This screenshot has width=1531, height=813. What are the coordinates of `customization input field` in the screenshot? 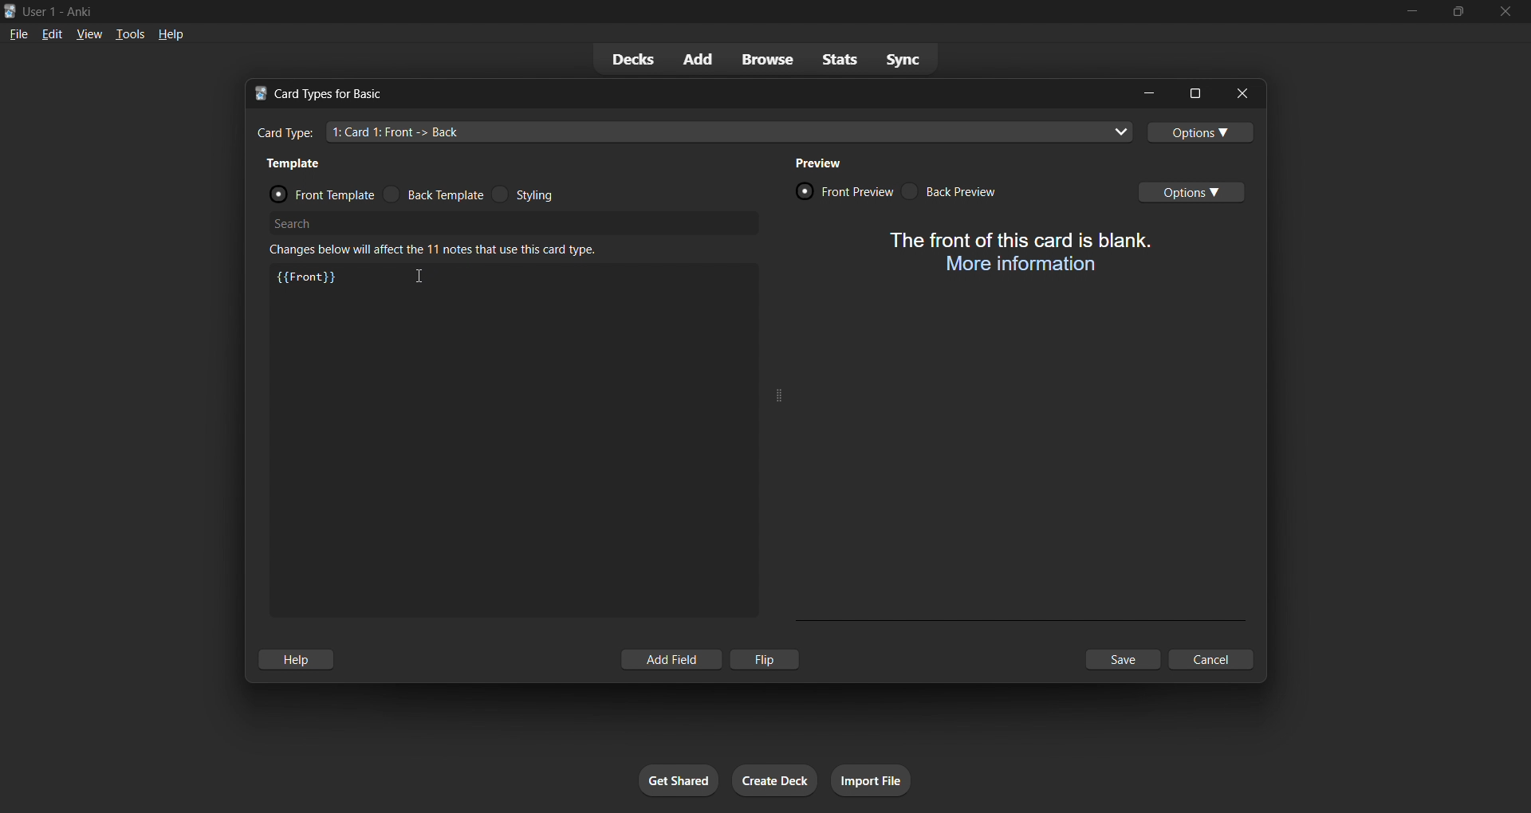 It's located at (509, 436).